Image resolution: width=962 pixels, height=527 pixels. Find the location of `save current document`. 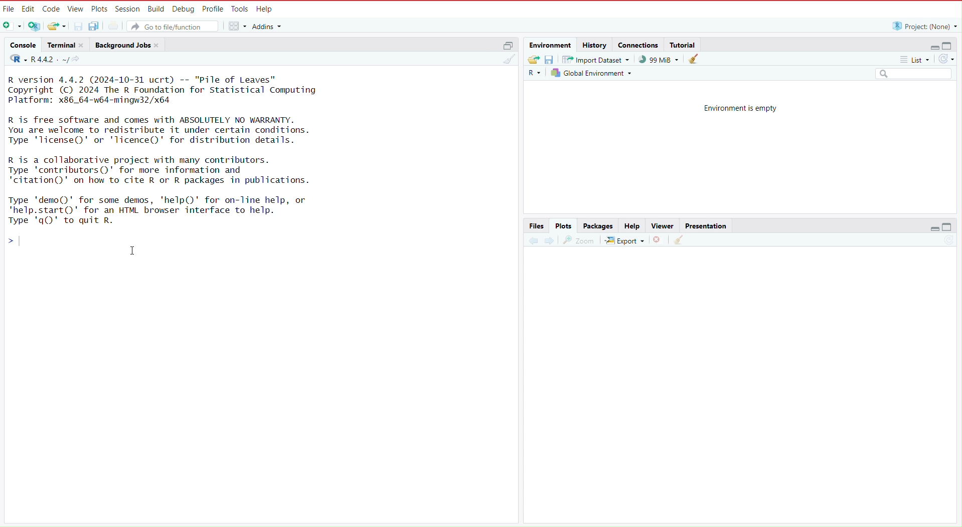

save current document is located at coordinates (79, 26).